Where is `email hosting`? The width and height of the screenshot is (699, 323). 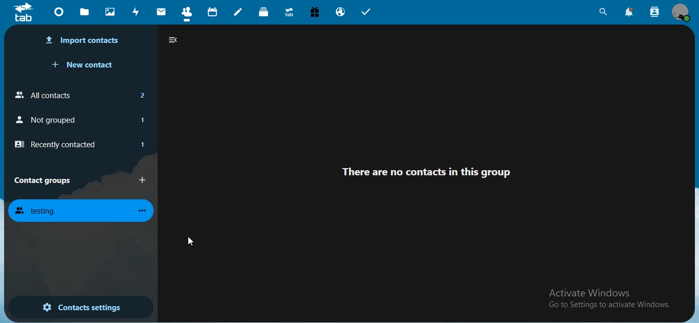
email hosting is located at coordinates (341, 12).